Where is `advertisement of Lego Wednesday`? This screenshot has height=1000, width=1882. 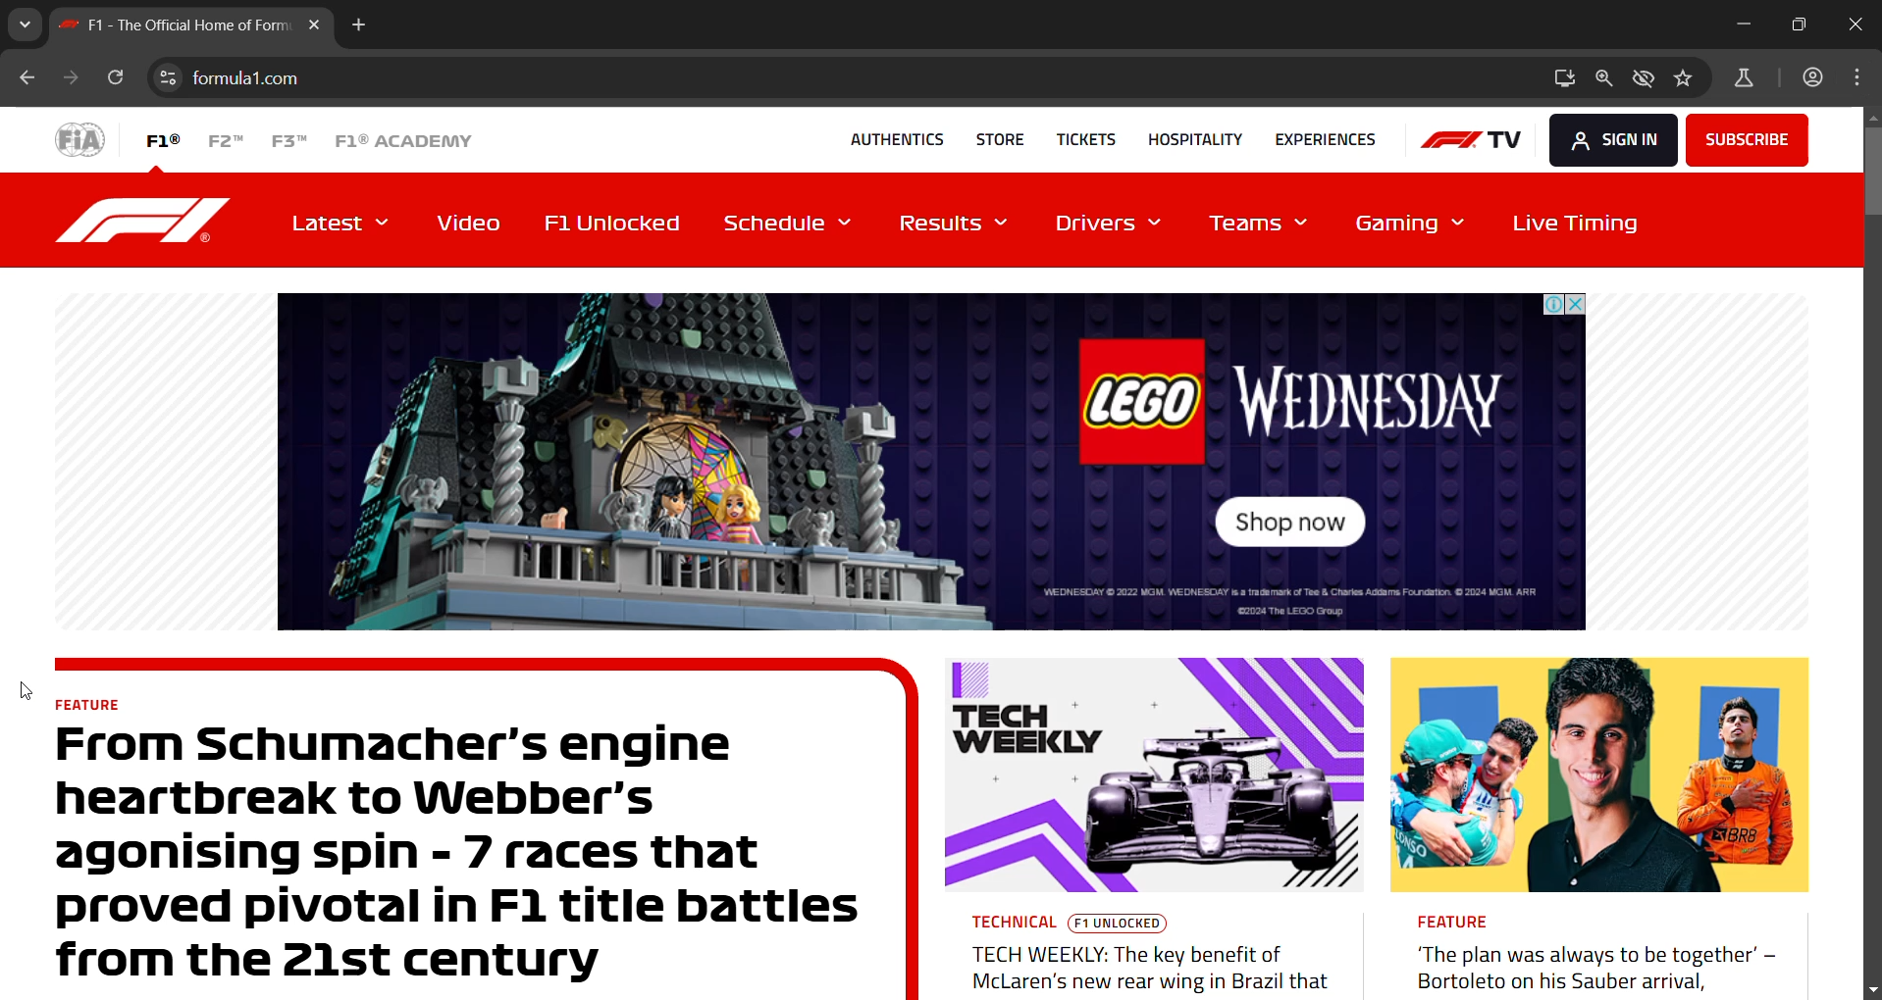 advertisement of Lego Wednesday is located at coordinates (930, 459).